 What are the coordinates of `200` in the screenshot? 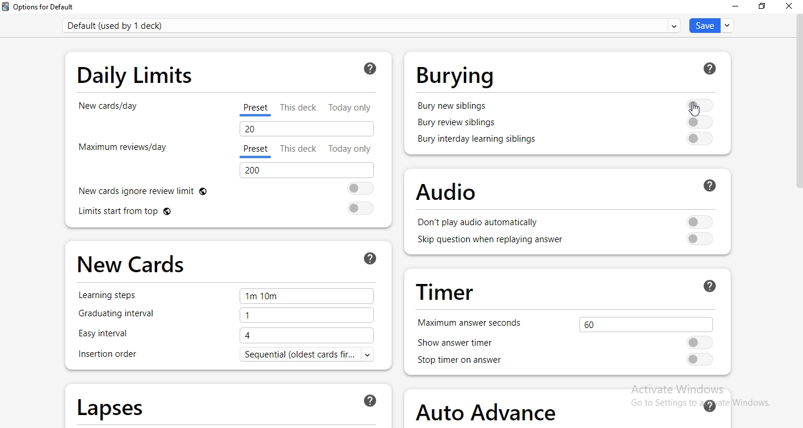 It's located at (306, 171).